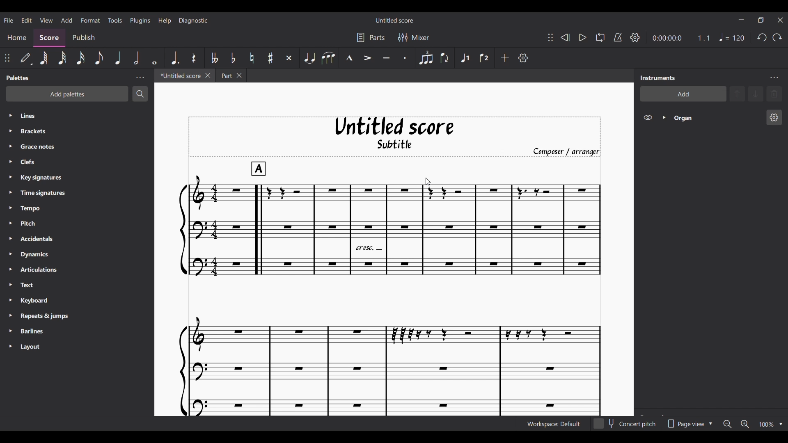  What do you see at coordinates (115, 20) in the screenshot?
I see `Tools menu` at bounding box center [115, 20].